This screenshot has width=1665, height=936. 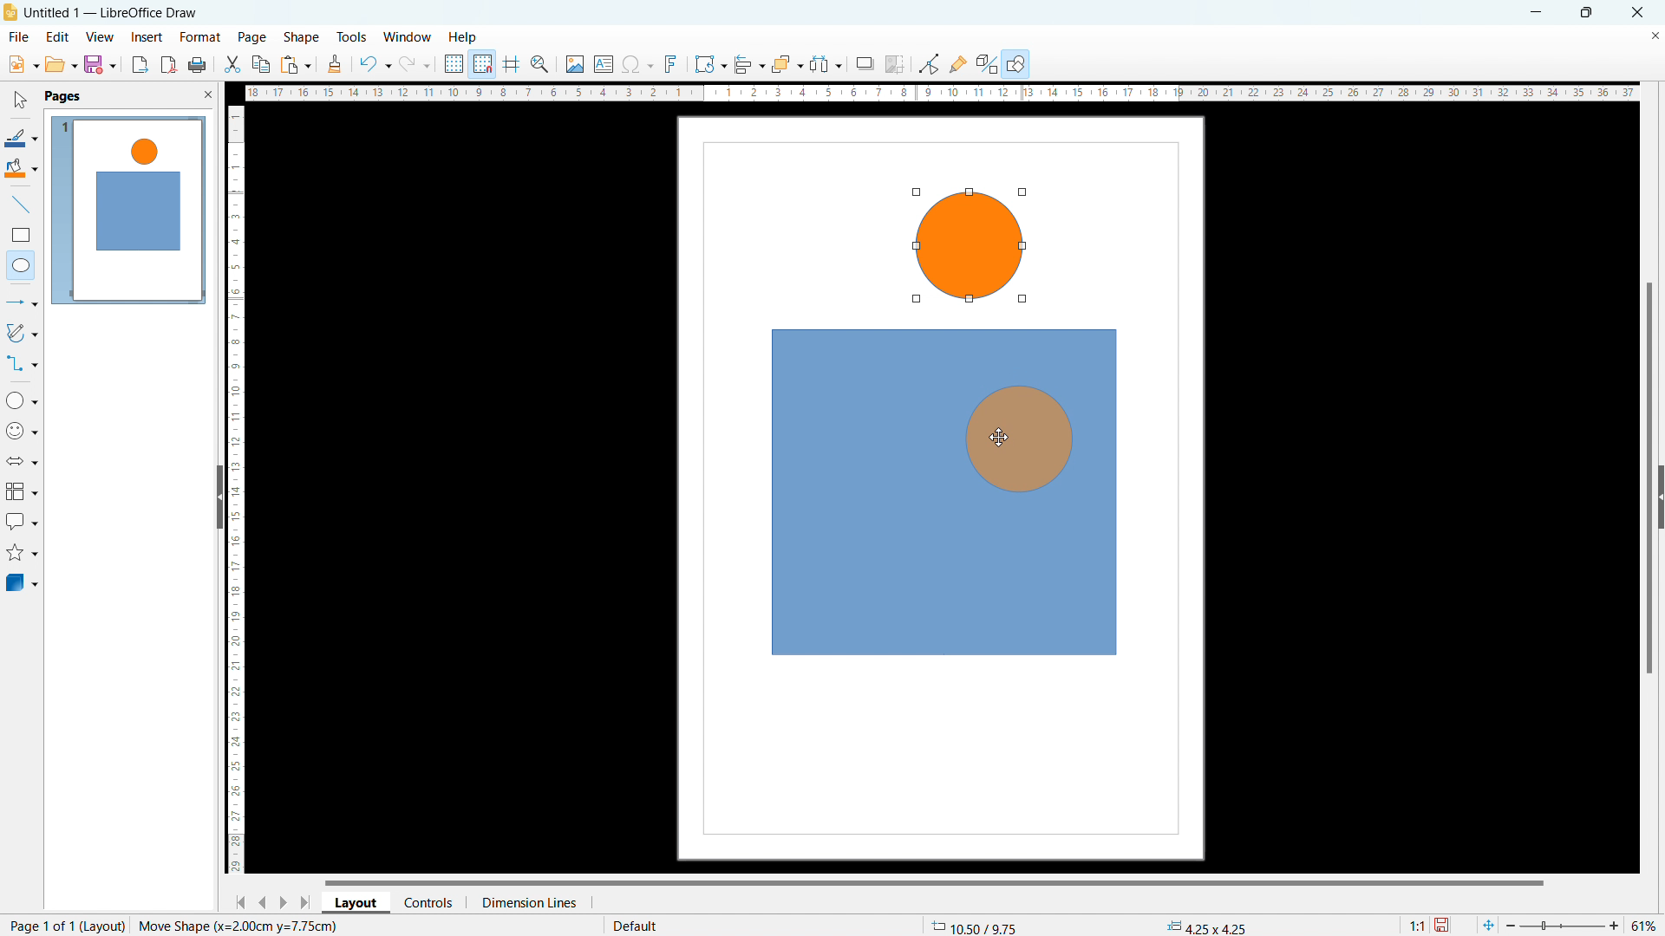 I want to click on hide pane, so click(x=219, y=497).